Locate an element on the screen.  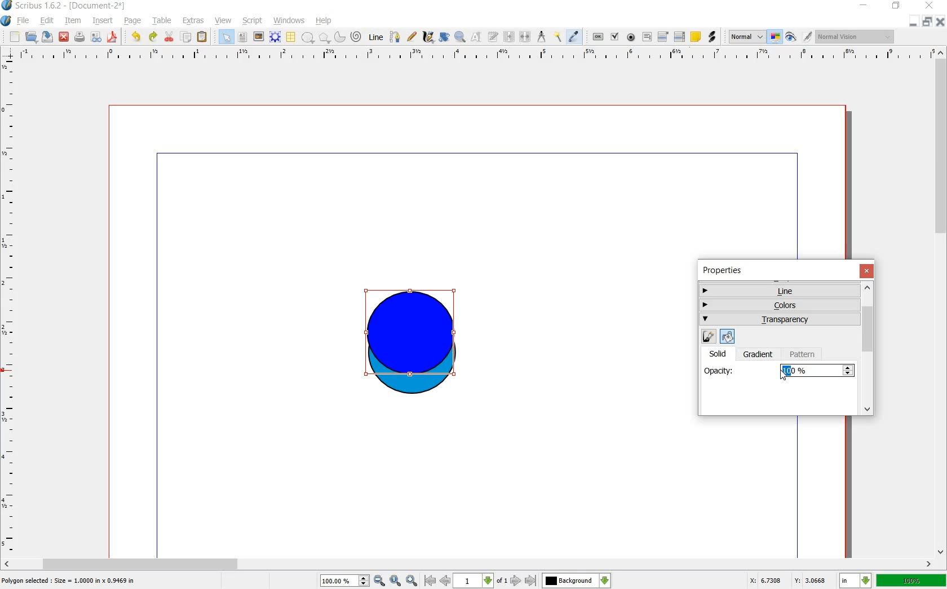
table is located at coordinates (290, 37).